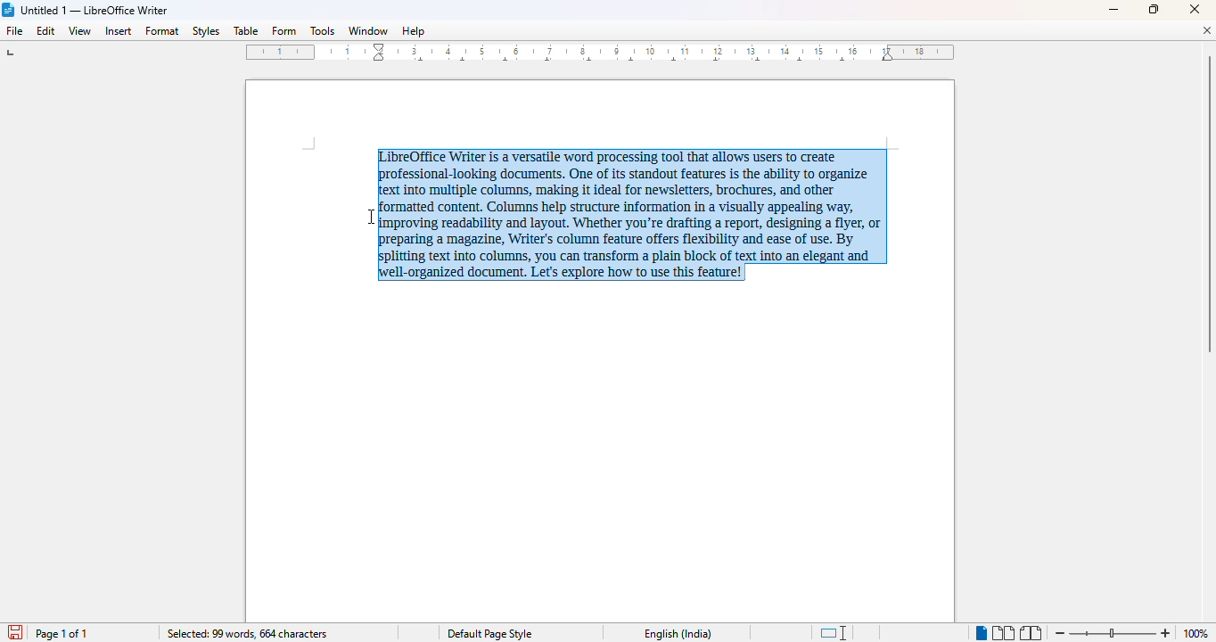  Describe the element at coordinates (245, 30) in the screenshot. I see `table` at that location.